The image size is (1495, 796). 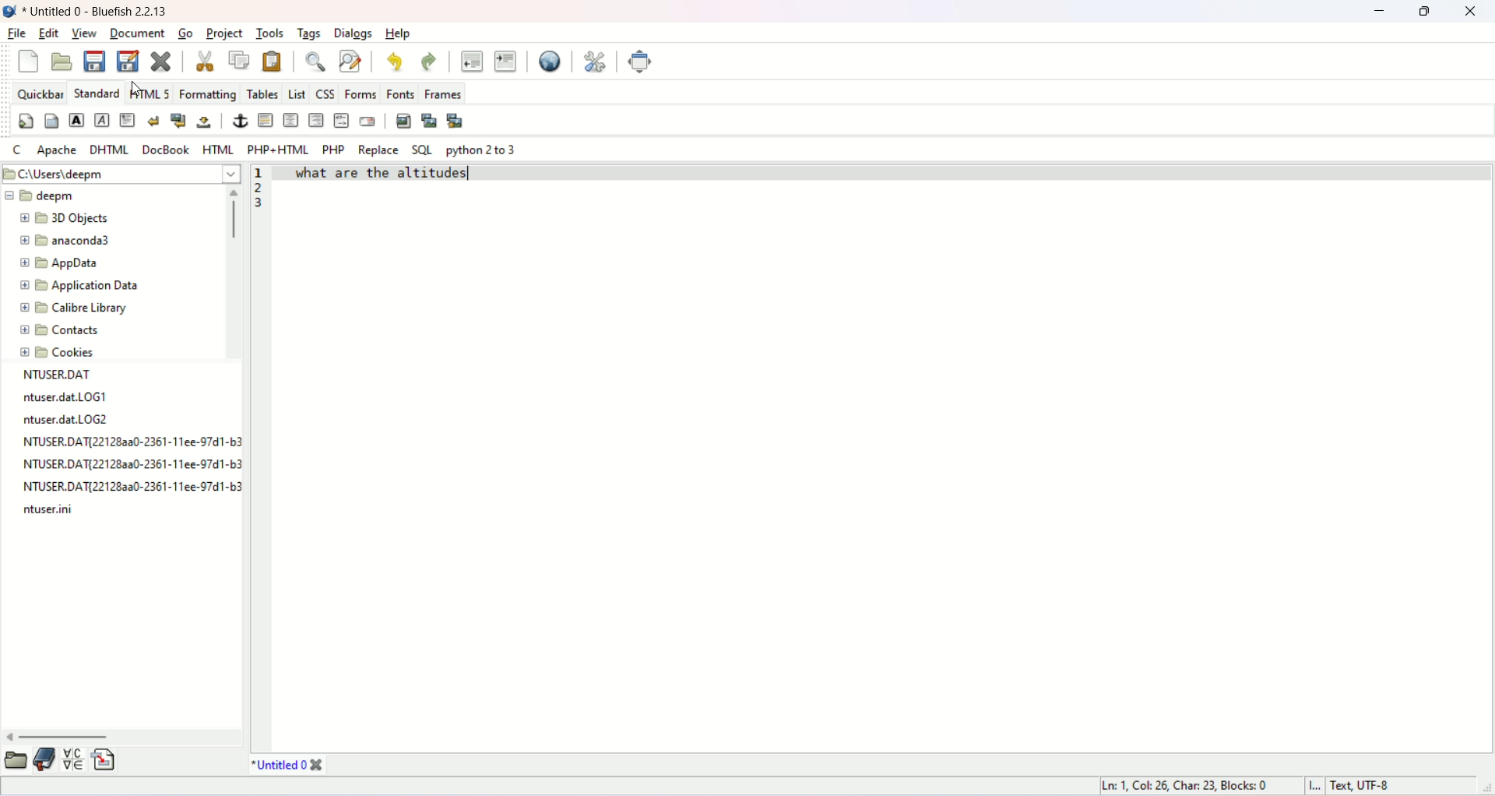 What do you see at coordinates (124, 735) in the screenshot?
I see `horizontal scroll bar` at bounding box center [124, 735].